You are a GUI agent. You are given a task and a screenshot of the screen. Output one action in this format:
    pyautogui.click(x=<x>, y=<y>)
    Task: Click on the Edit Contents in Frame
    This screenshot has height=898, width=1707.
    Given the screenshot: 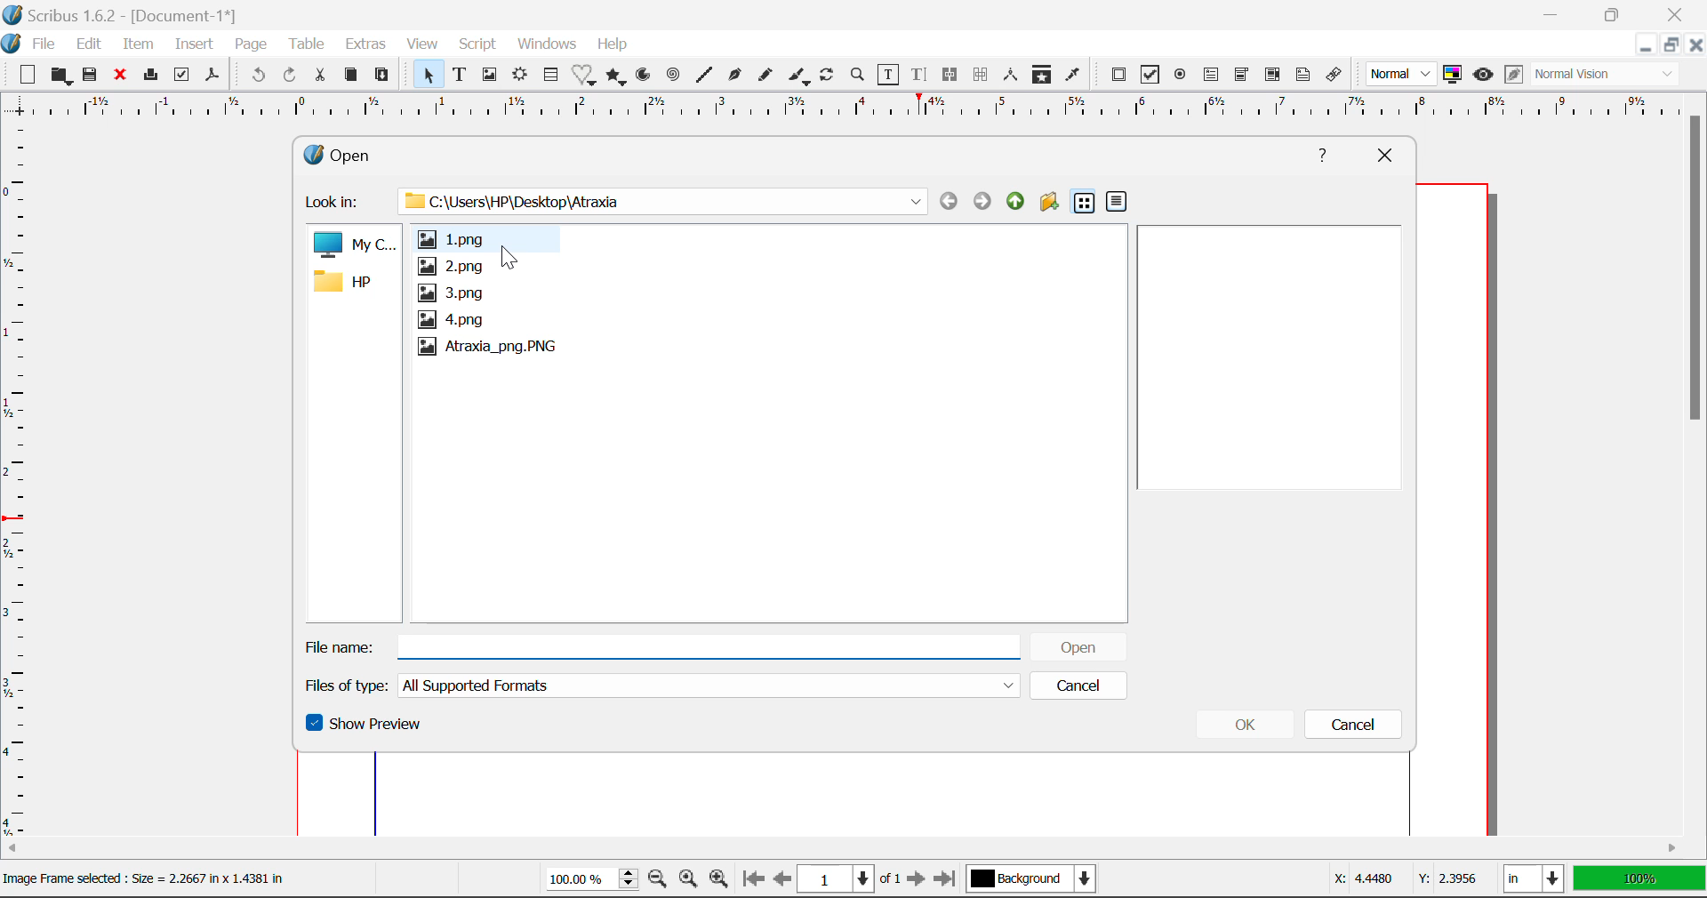 What is the action you would take?
    pyautogui.click(x=890, y=75)
    